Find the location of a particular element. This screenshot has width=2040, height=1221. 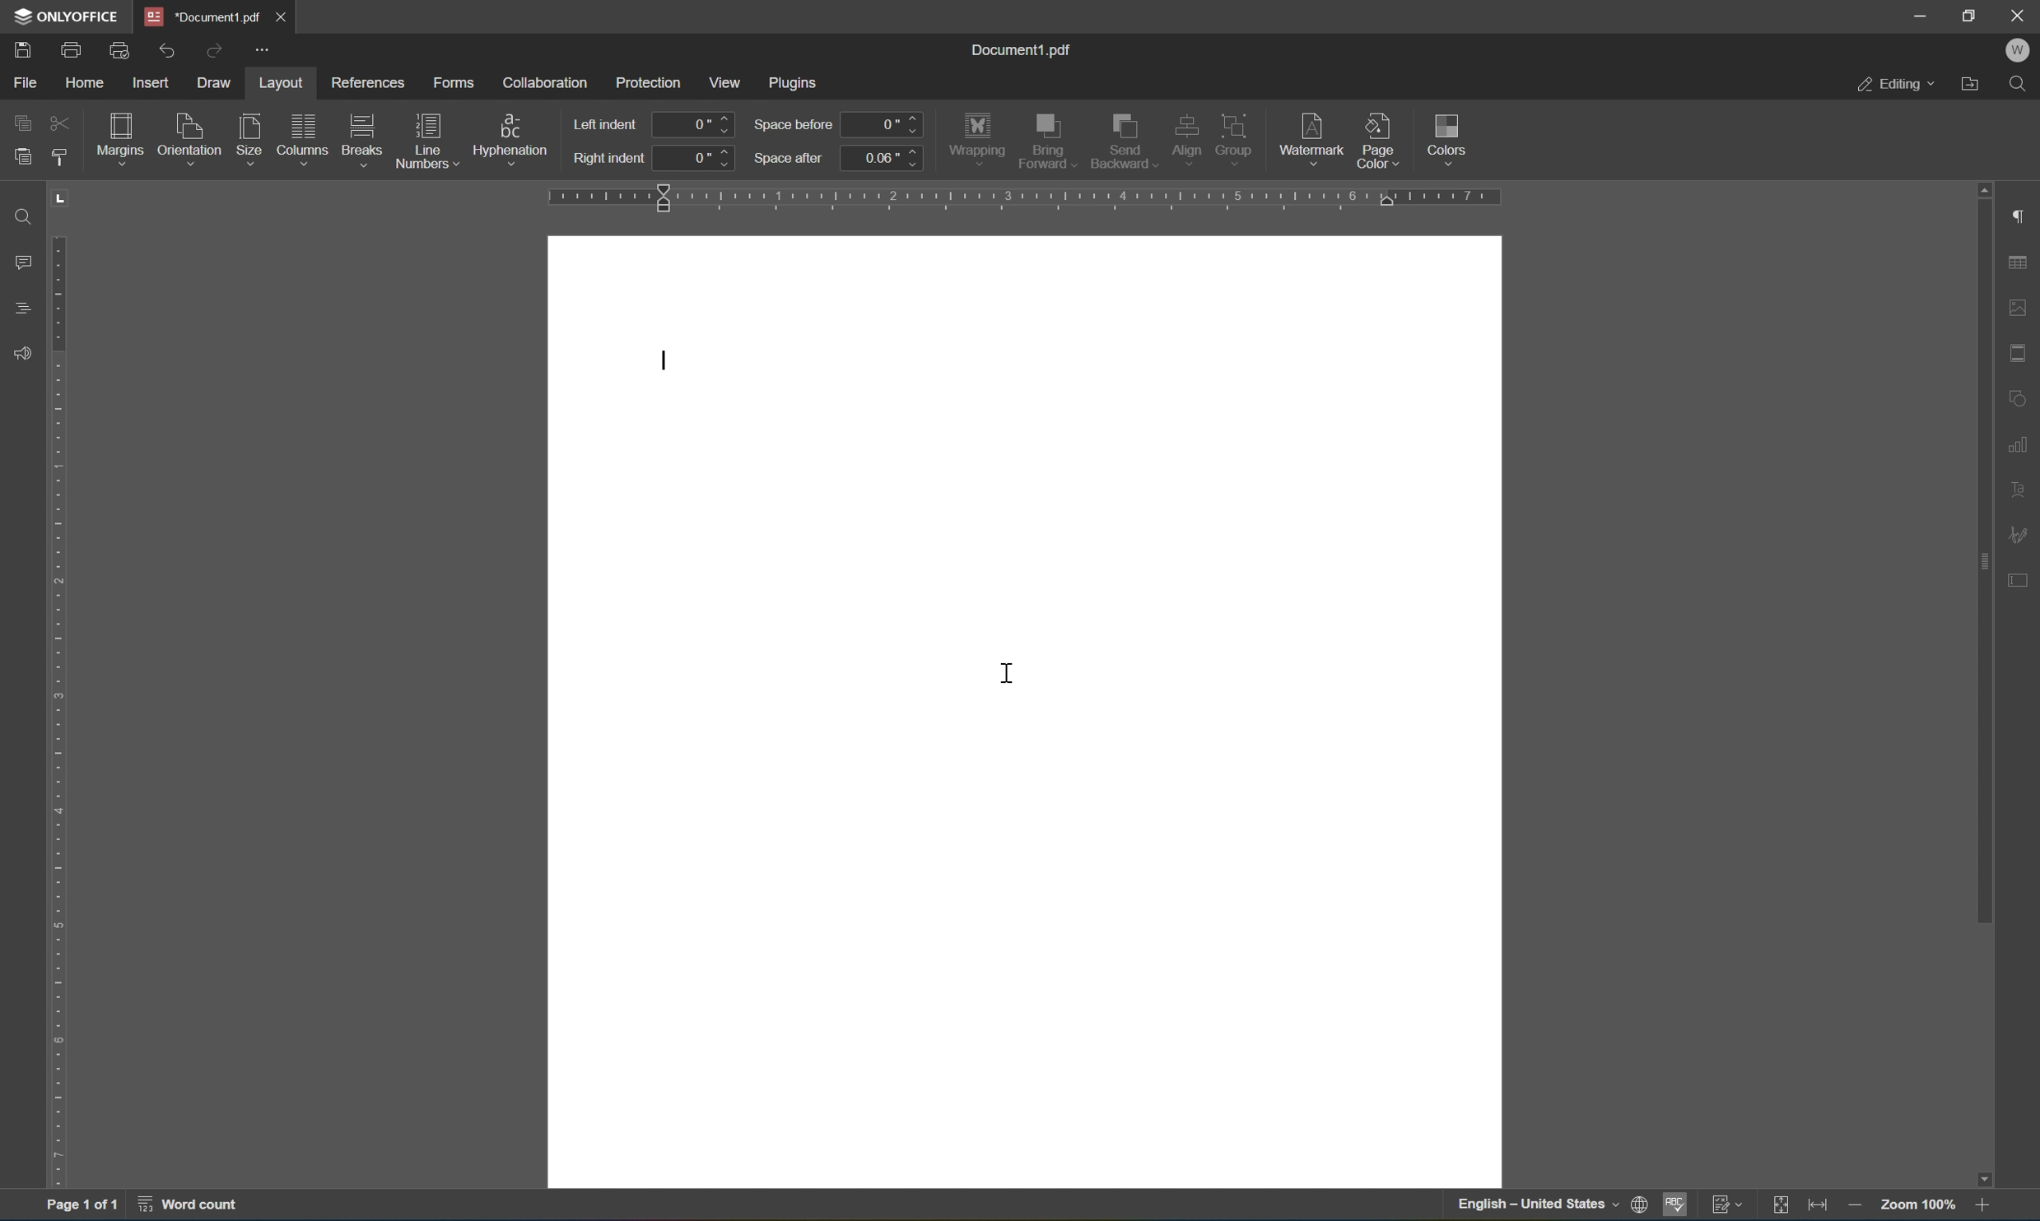

cursor is located at coordinates (1007, 670).